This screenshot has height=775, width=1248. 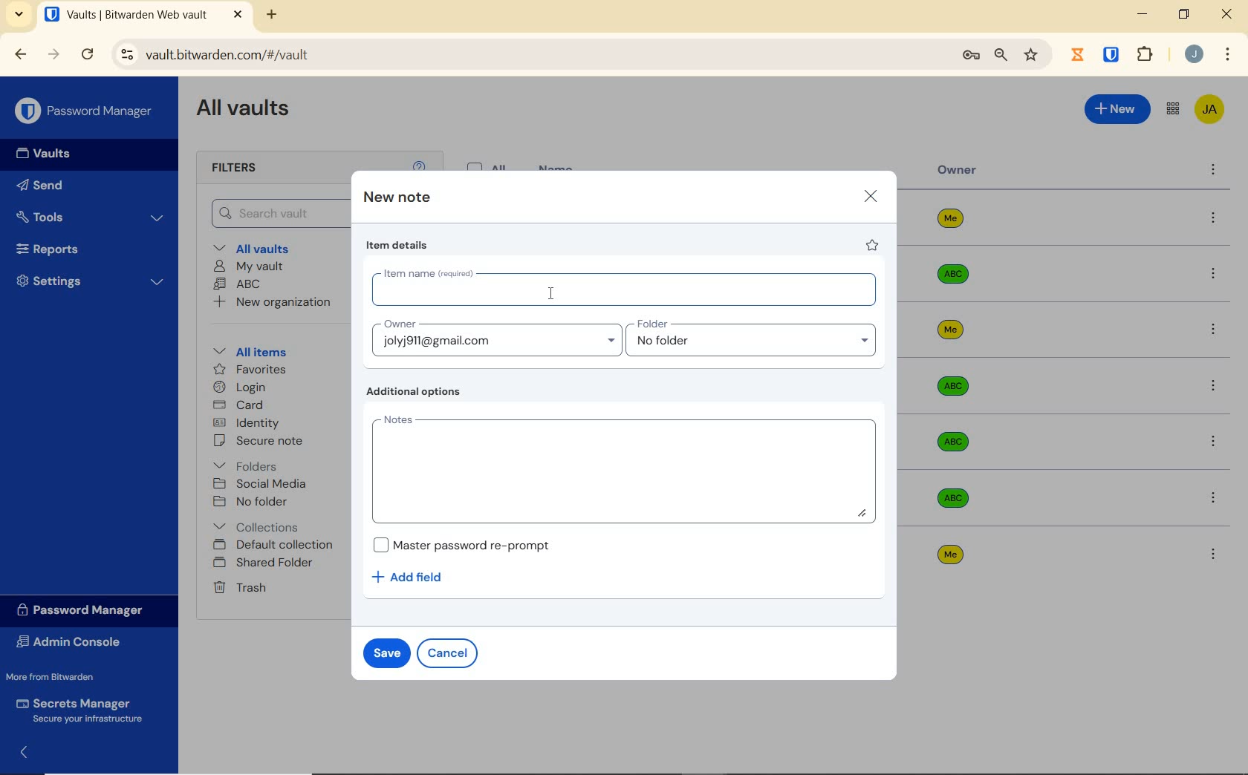 What do you see at coordinates (247, 466) in the screenshot?
I see `folders` at bounding box center [247, 466].